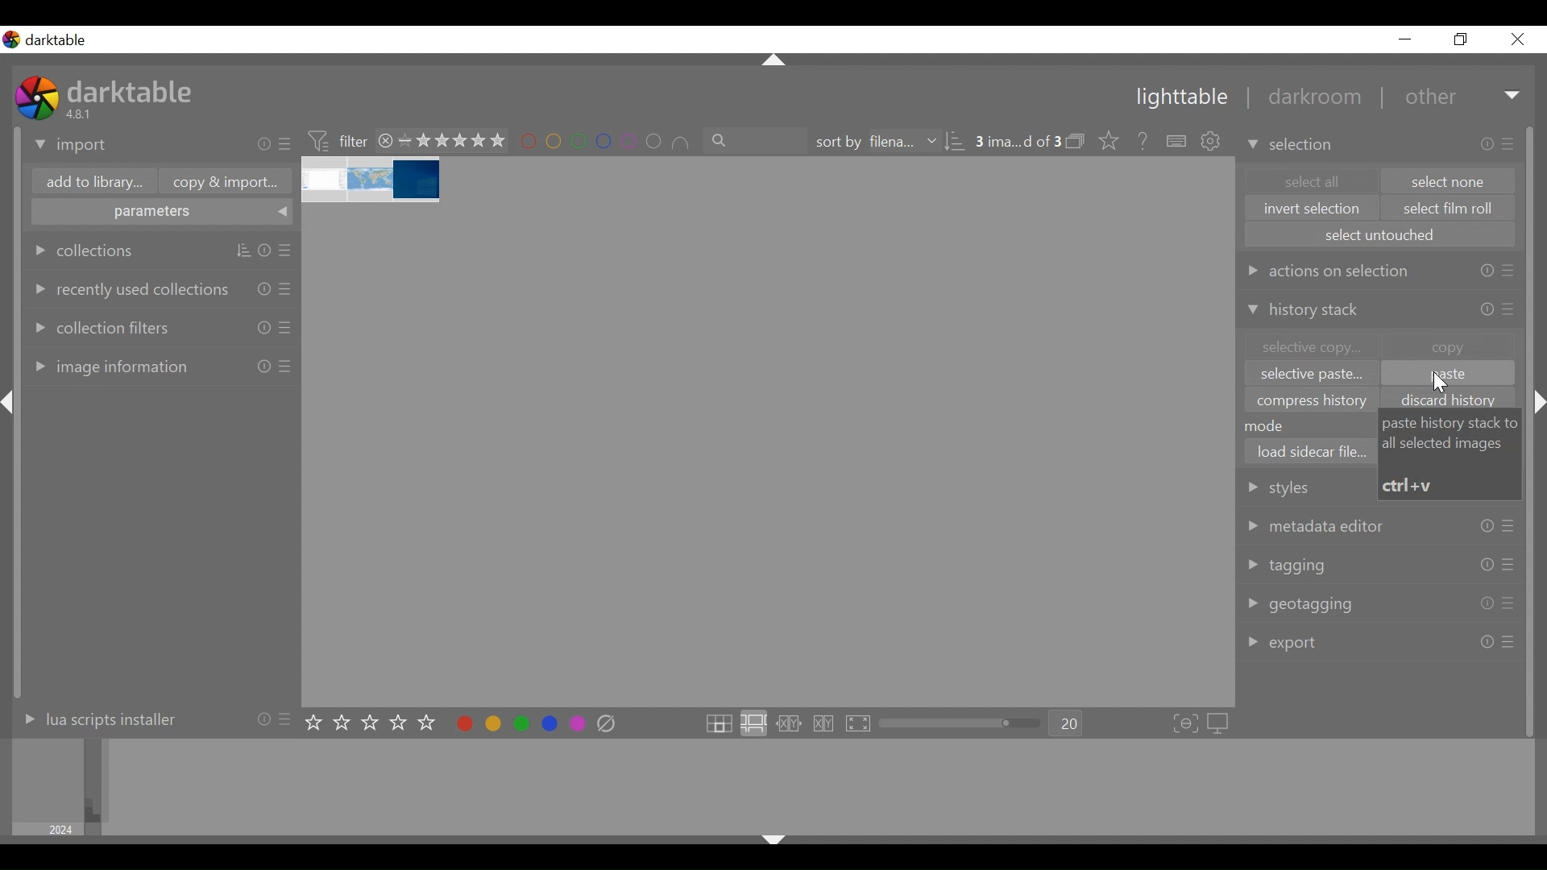  Describe the element at coordinates (826, 724) in the screenshot. I see `click to enter culling layout dynamic mode` at that location.